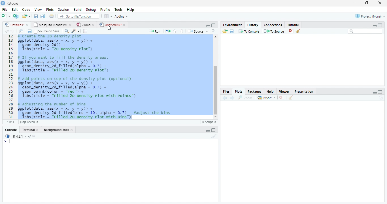 This screenshot has width=387, height=204. Describe the element at coordinates (21, 31) in the screenshot. I see `show in window` at that location.